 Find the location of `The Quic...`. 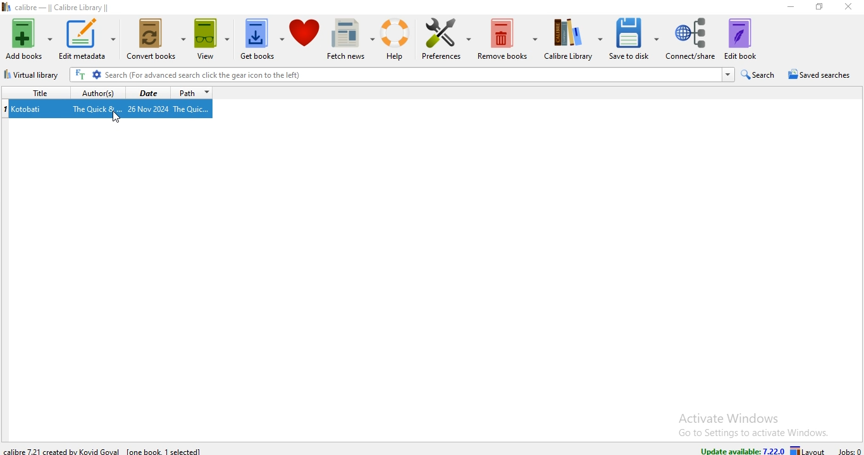

The Quic... is located at coordinates (193, 109).